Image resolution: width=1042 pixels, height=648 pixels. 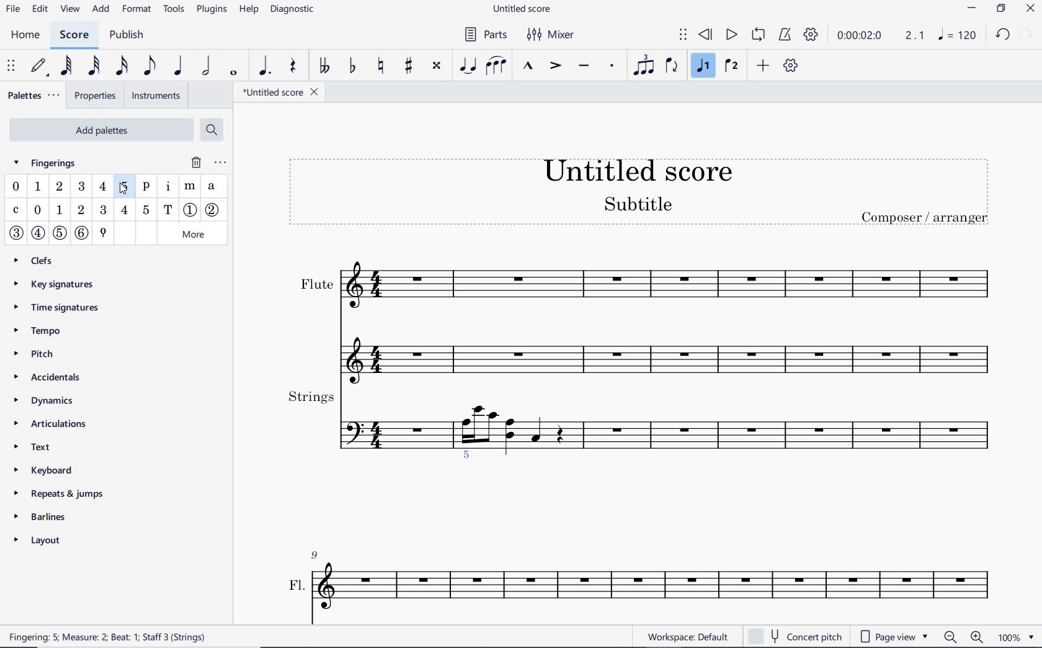 I want to click on eighth note, so click(x=148, y=66).